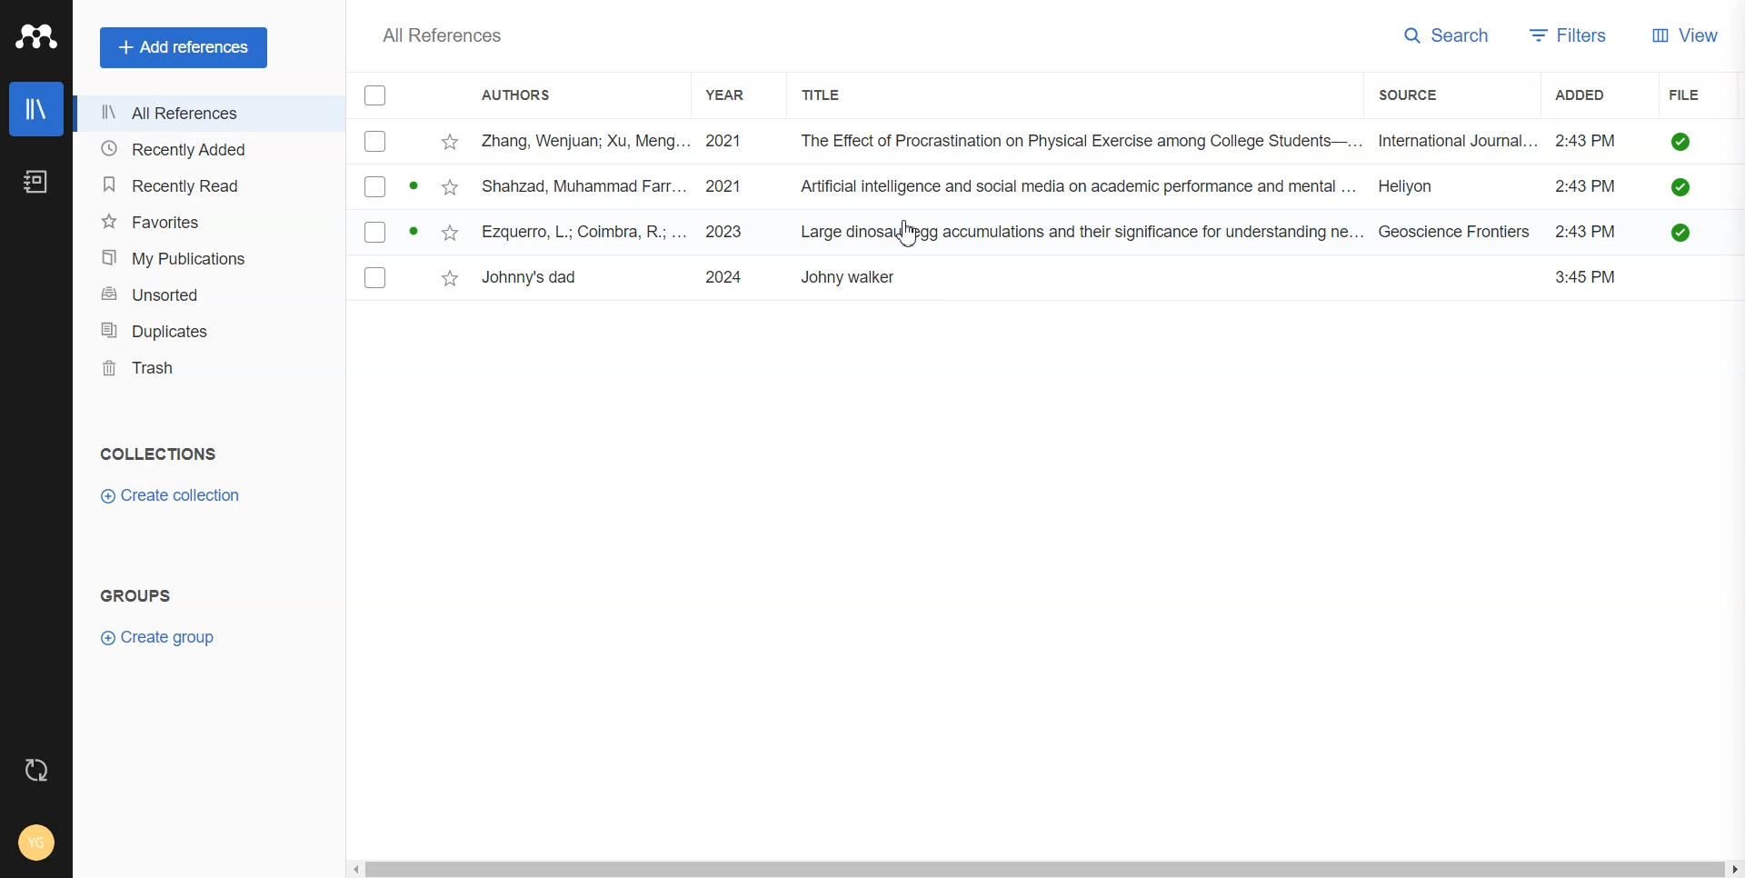  What do you see at coordinates (723, 142) in the screenshot?
I see `2021` at bounding box center [723, 142].